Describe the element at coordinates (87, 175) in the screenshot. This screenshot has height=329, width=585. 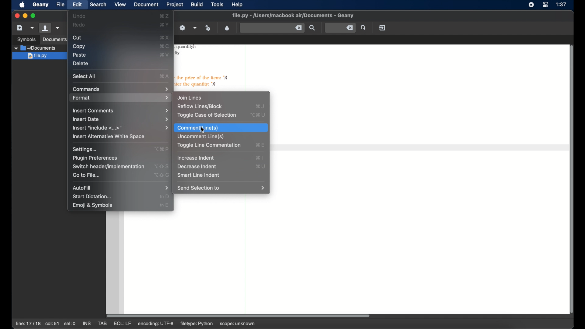
I see `go to file` at that location.